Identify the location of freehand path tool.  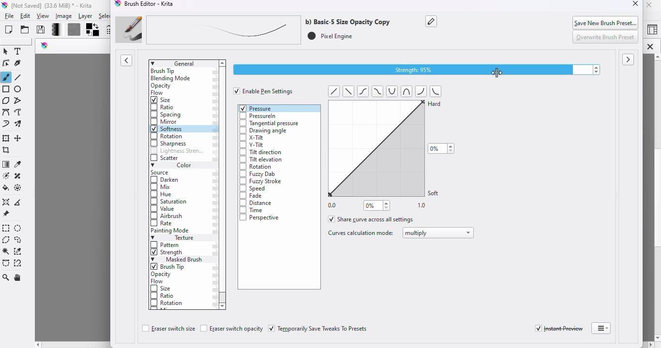
(18, 112).